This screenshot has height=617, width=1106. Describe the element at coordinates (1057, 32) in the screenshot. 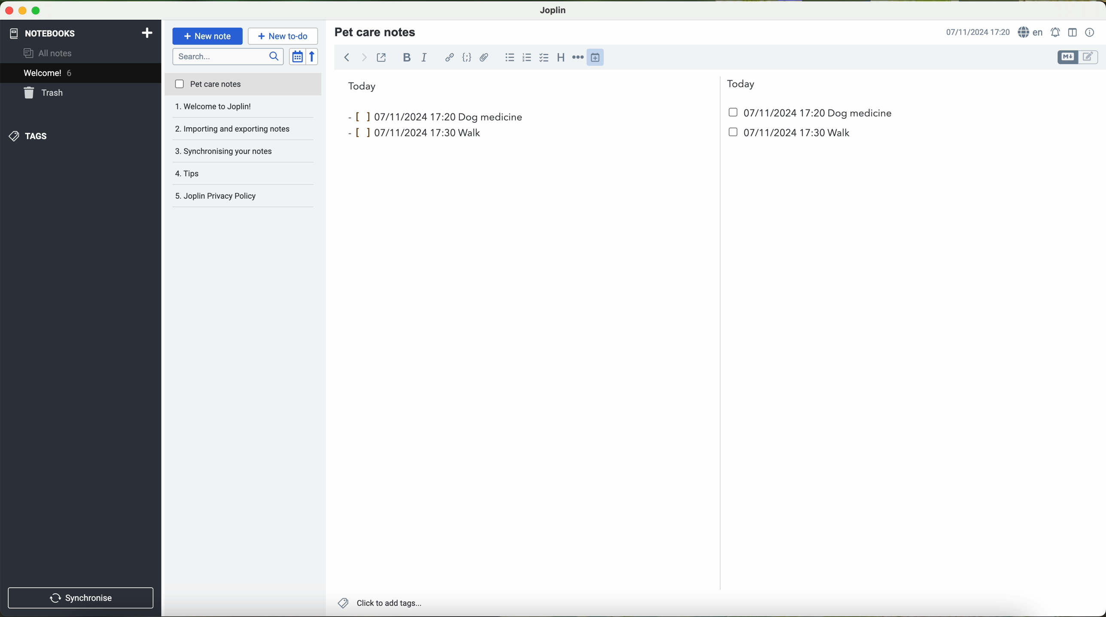

I see `set alarm` at that location.